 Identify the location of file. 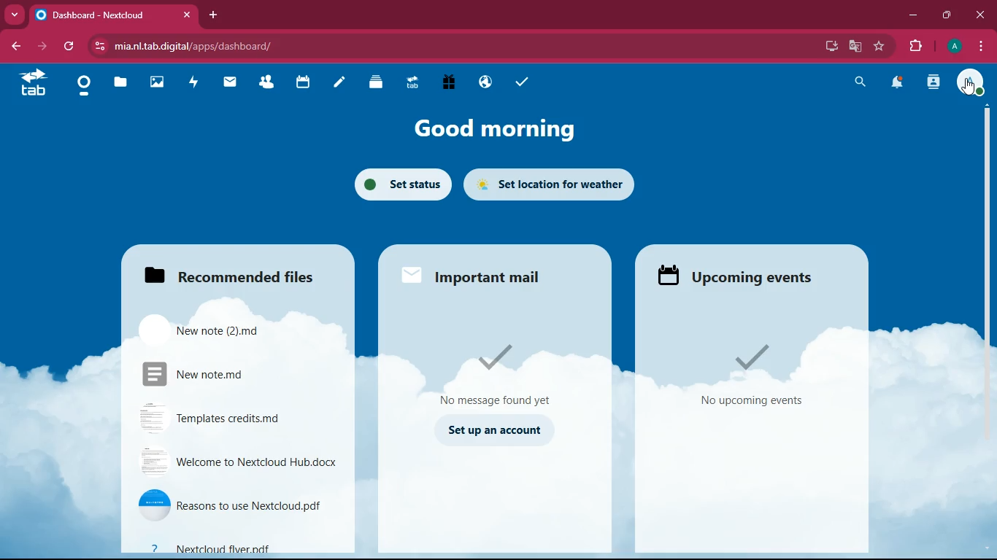
(231, 545).